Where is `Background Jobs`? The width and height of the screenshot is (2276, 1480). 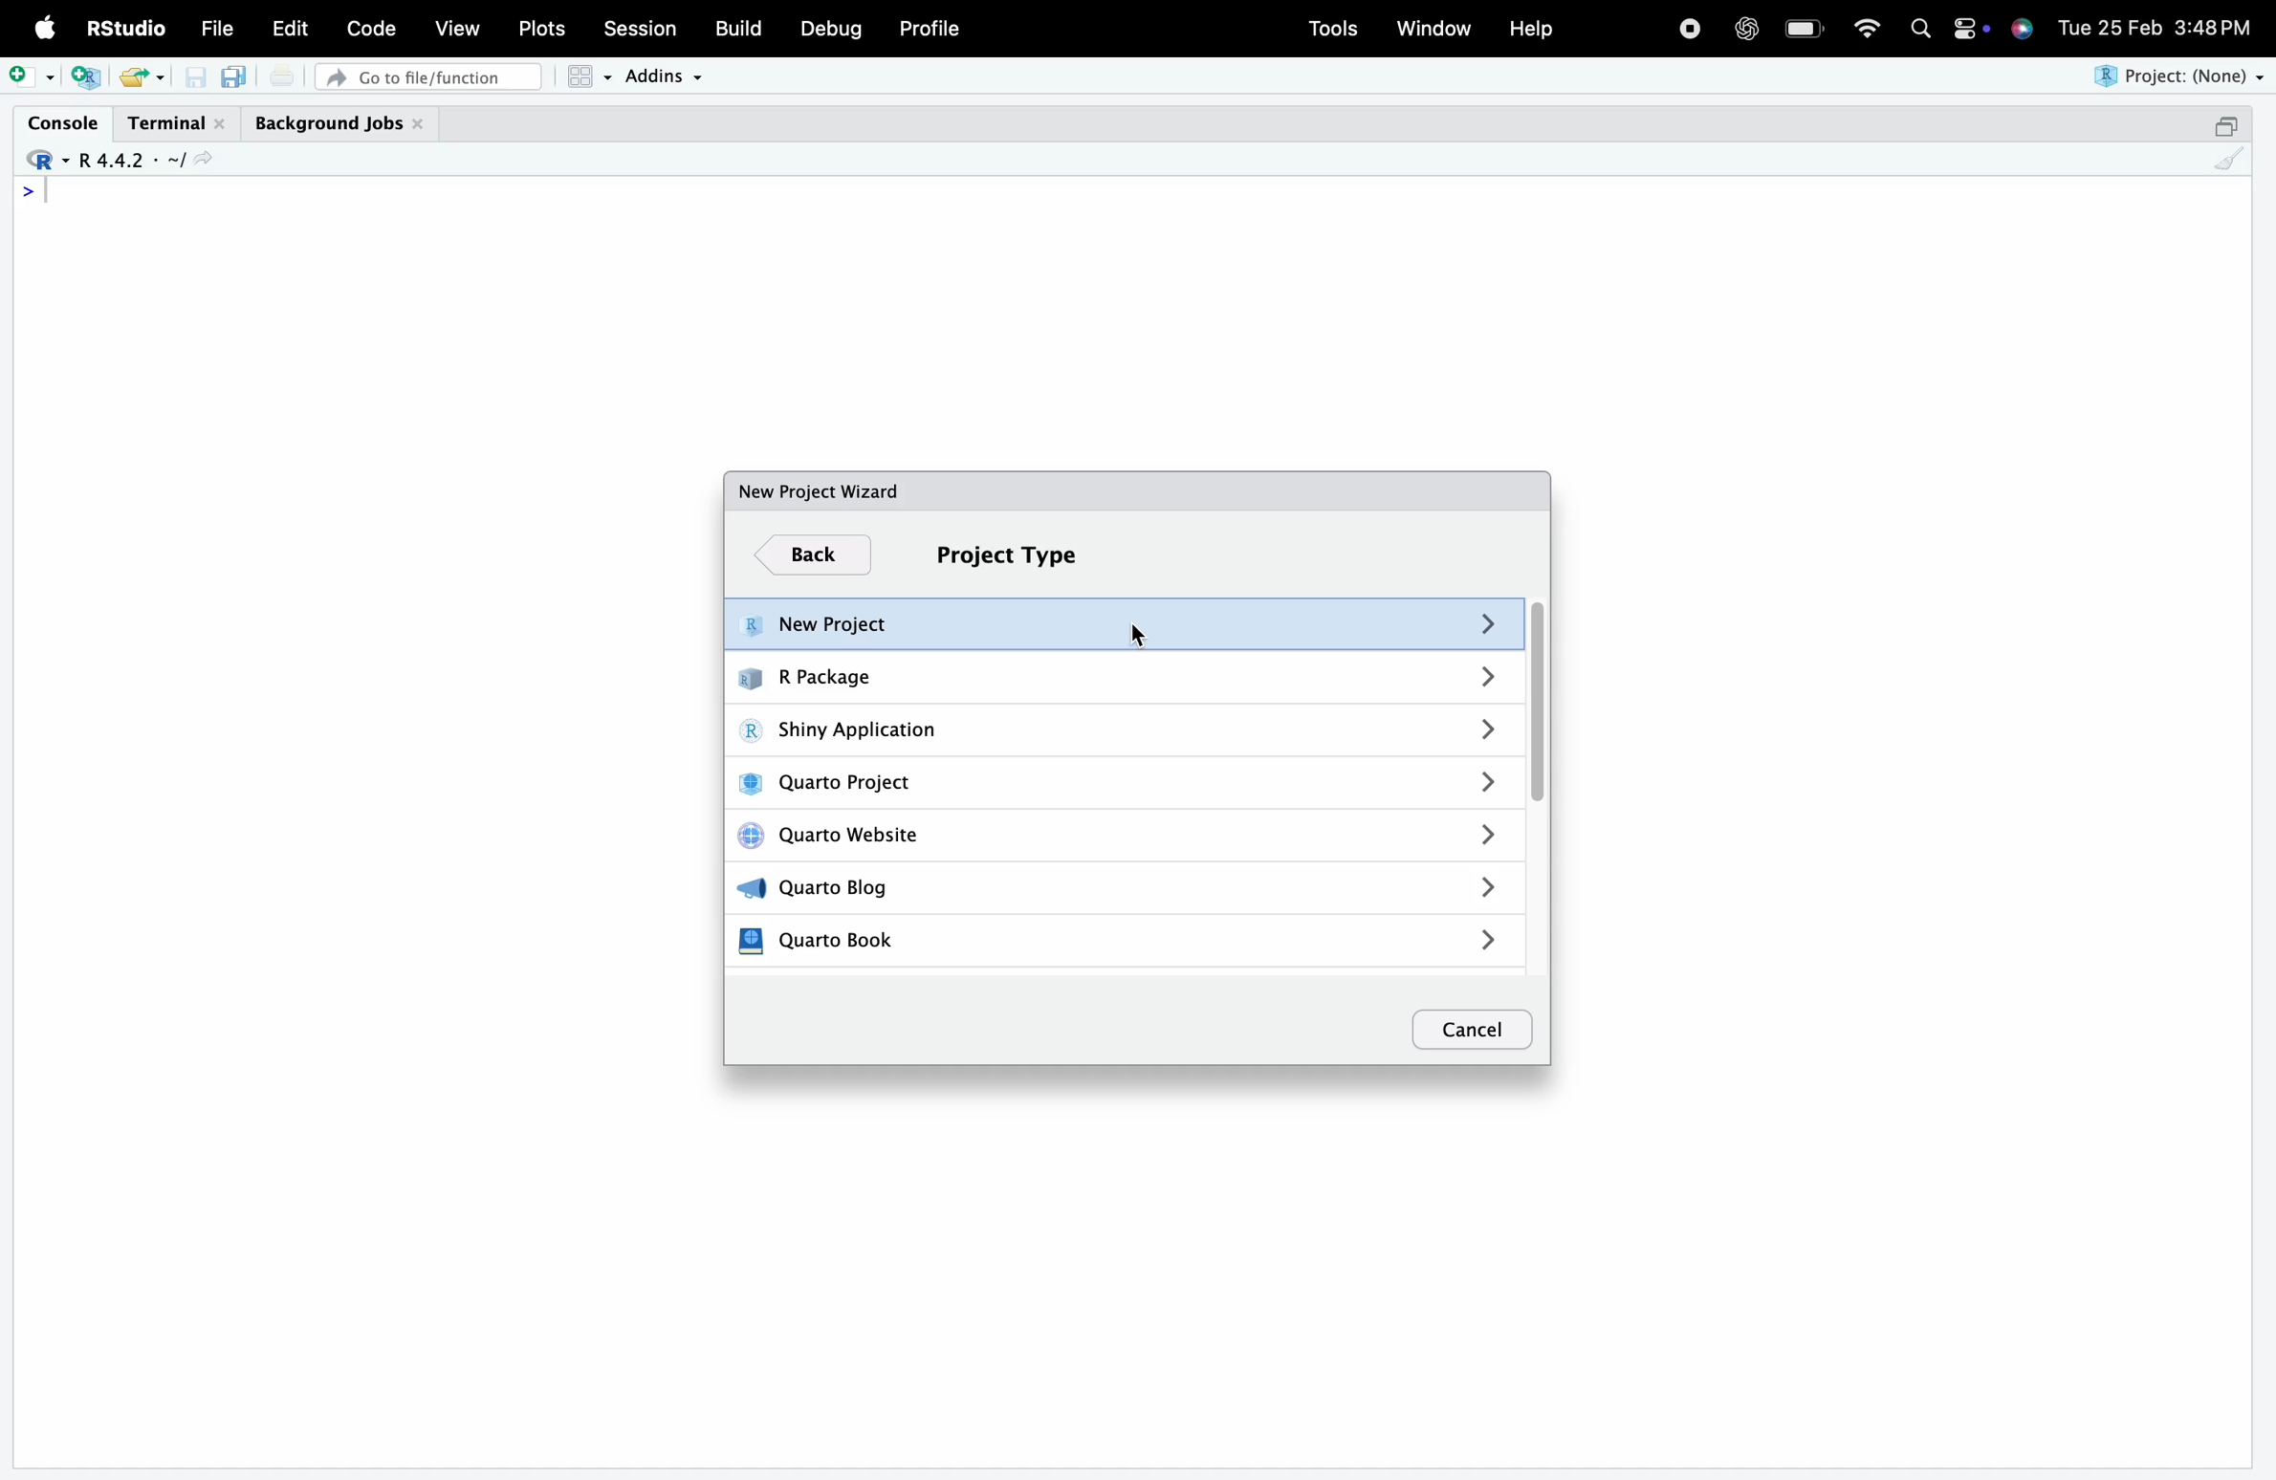 Background Jobs is located at coordinates (339, 124).